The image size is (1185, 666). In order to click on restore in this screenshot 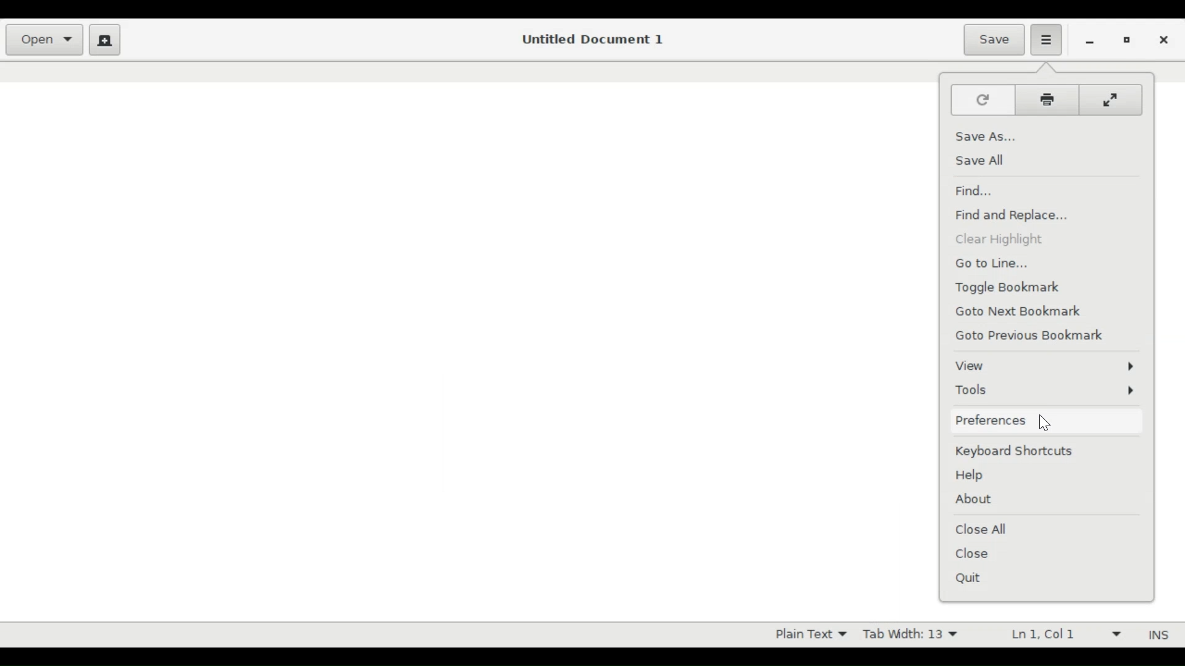, I will do `click(1125, 39)`.